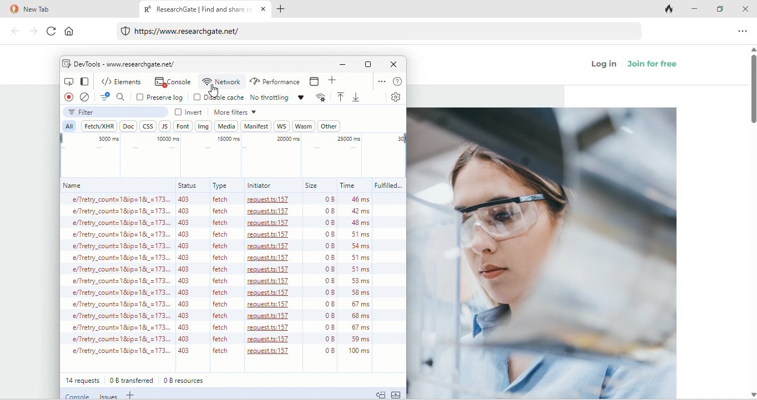 Image resolution: width=757 pixels, height=400 pixels. I want to click on elements, so click(123, 80).